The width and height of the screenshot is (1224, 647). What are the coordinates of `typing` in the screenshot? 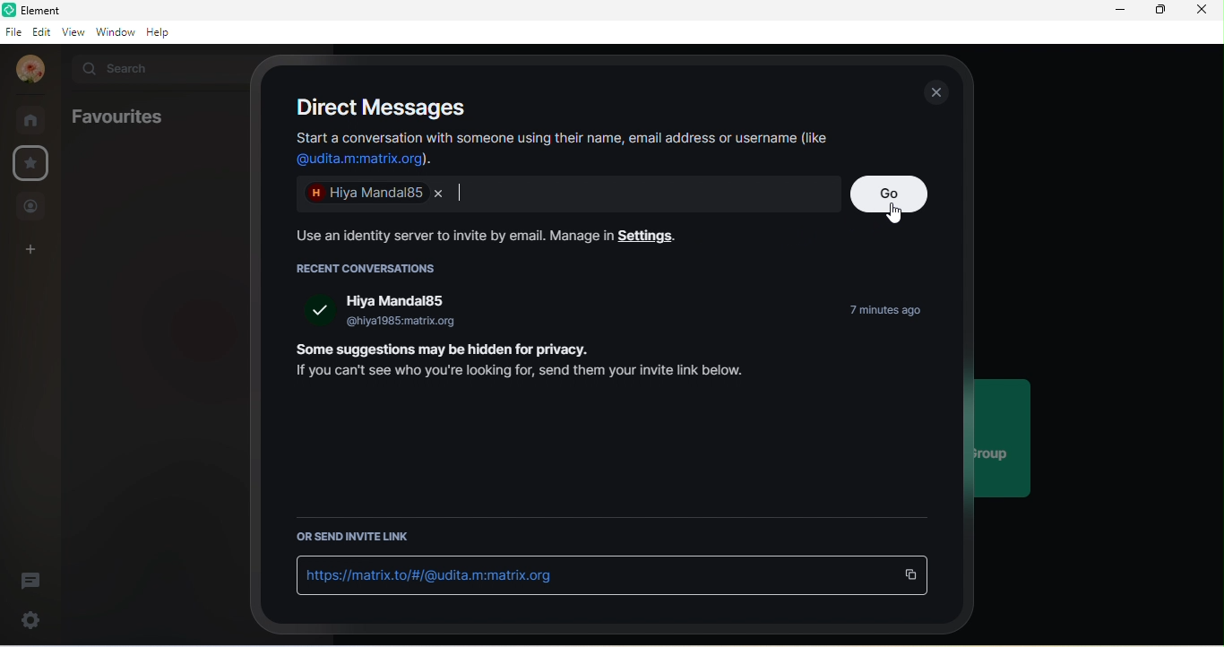 It's located at (459, 193).